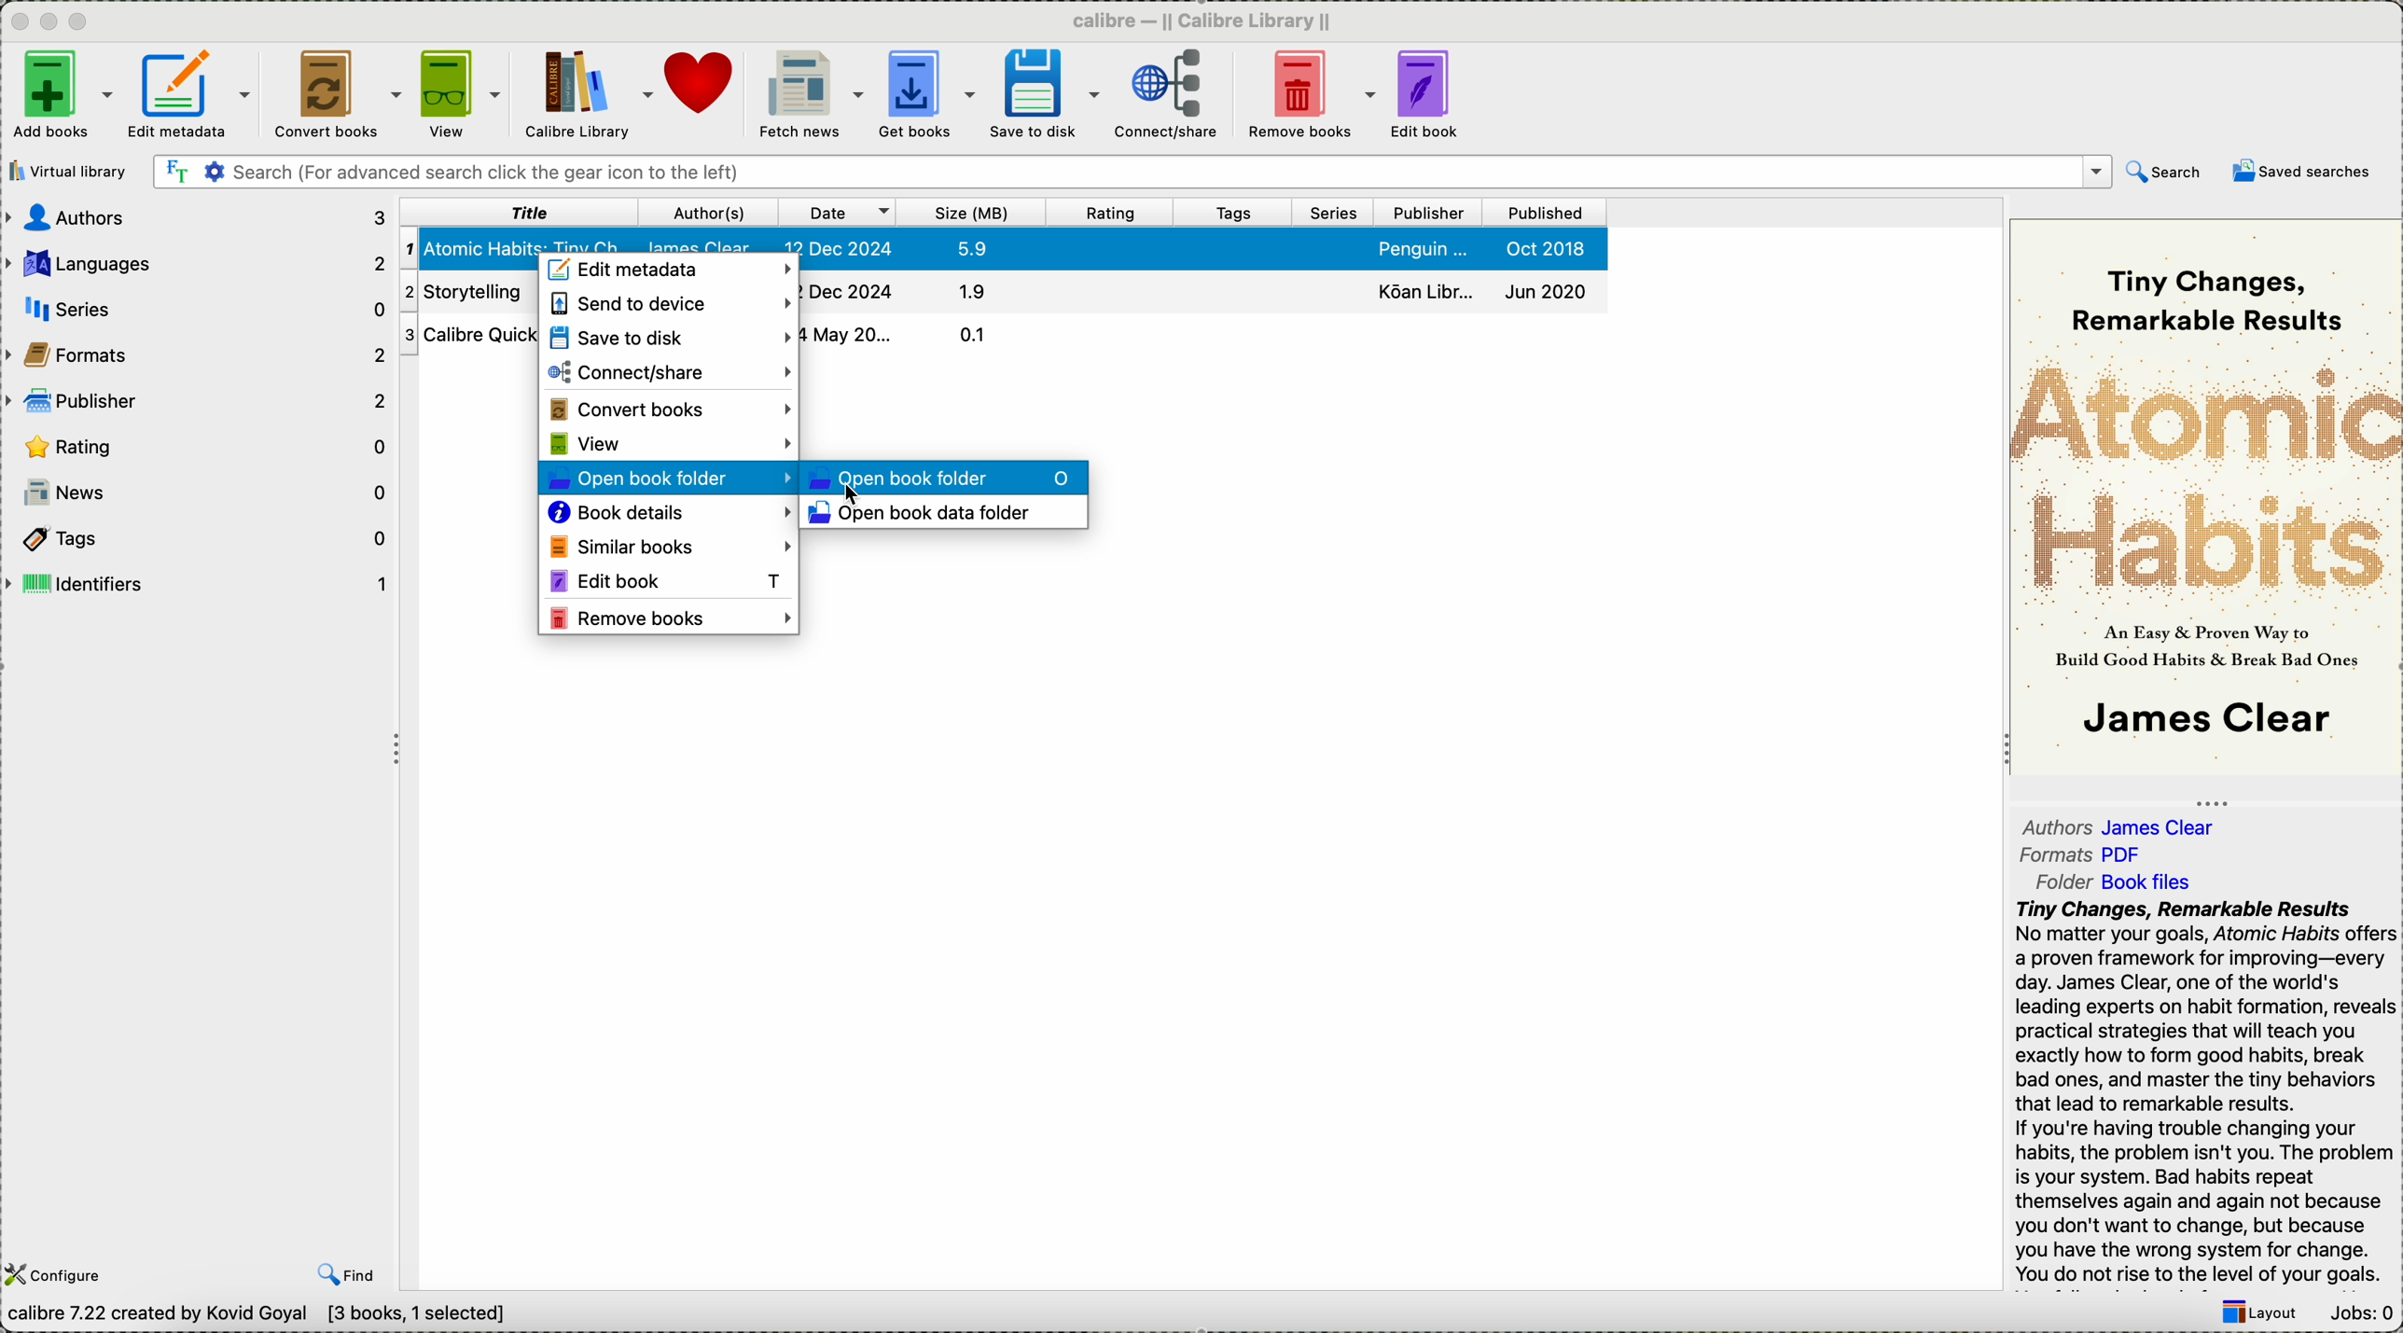 Image resolution: width=2403 pixels, height=1333 pixels. I want to click on Jobs: 0, so click(2359, 1315).